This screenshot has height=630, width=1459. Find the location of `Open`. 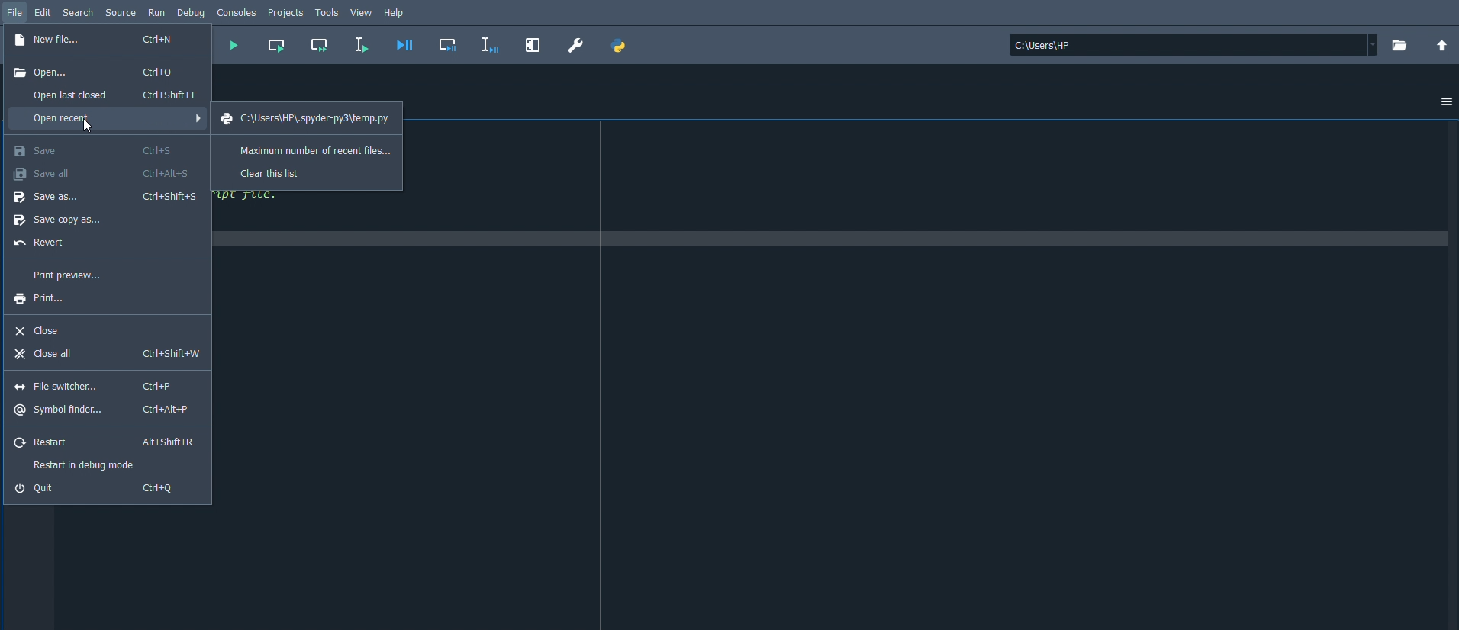

Open is located at coordinates (96, 72).